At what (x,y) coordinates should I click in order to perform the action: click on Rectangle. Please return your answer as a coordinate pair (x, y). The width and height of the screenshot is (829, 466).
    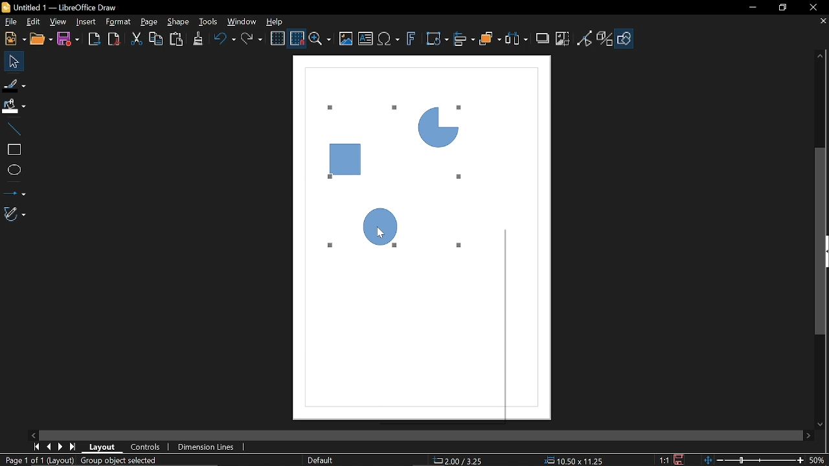
    Looking at the image, I should click on (13, 148).